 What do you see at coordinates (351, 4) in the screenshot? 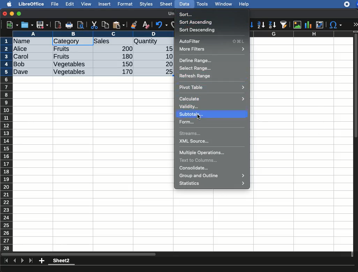
I see `extensions` at bounding box center [351, 4].